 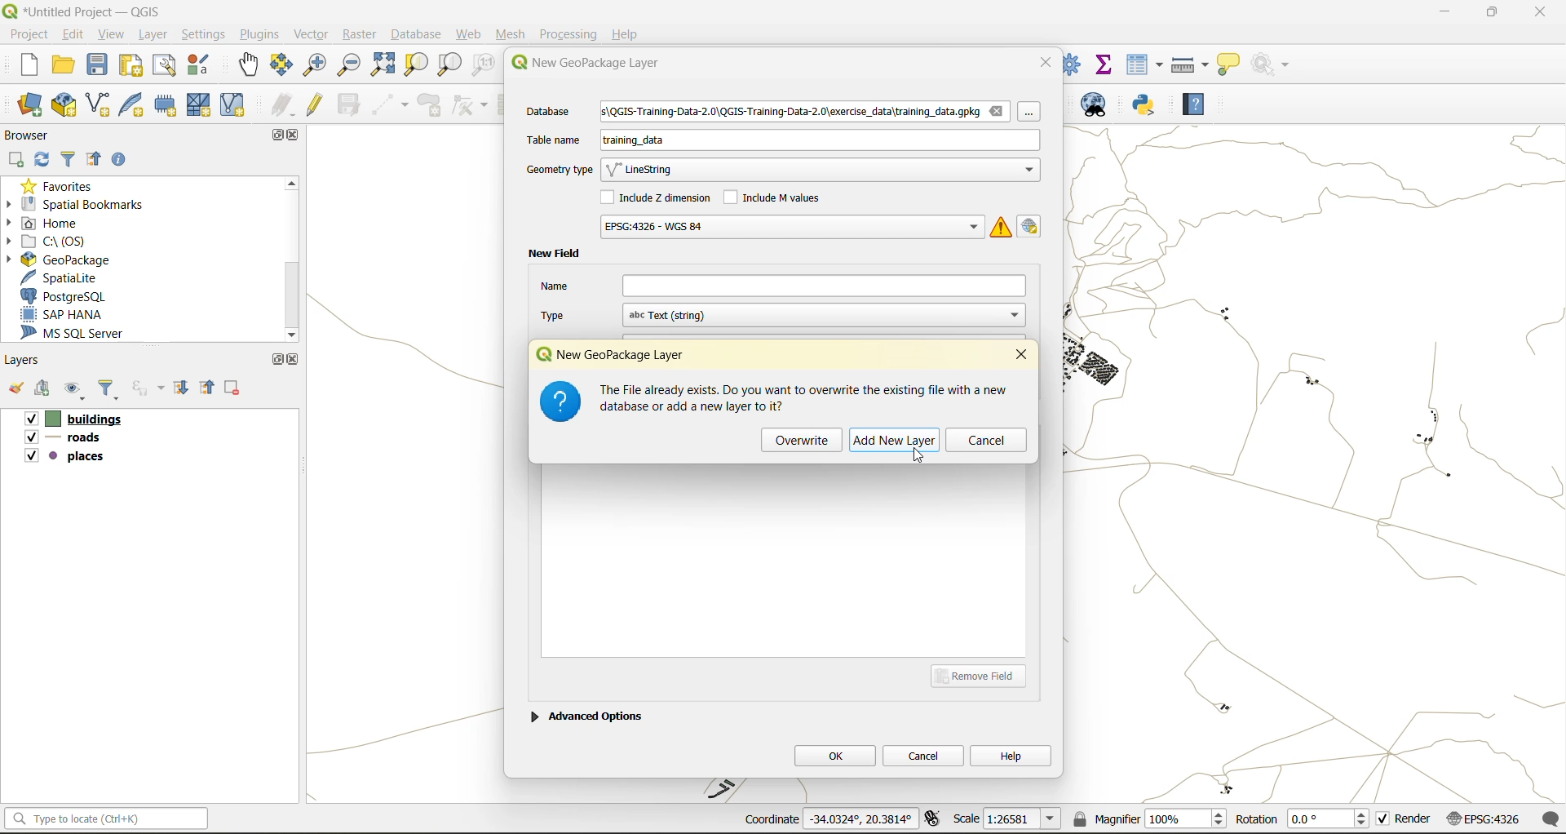 What do you see at coordinates (57, 258) in the screenshot?
I see `geopackage` at bounding box center [57, 258].